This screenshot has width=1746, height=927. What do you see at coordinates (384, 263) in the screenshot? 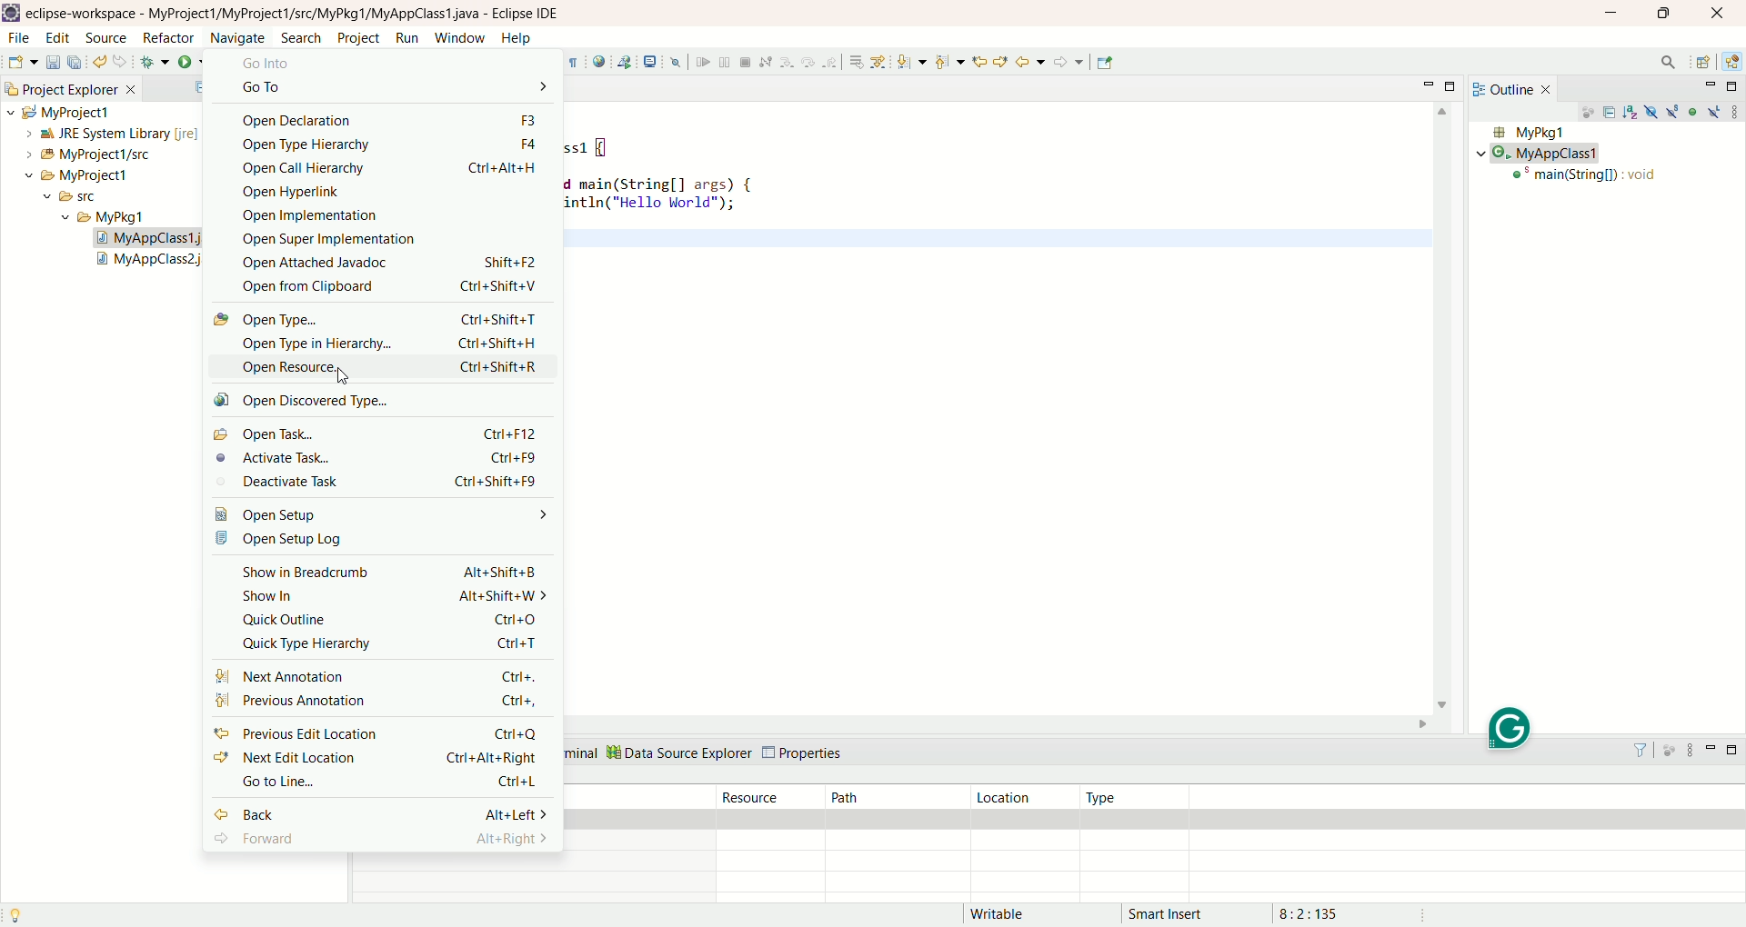
I see `open attached javadoc` at bounding box center [384, 263].